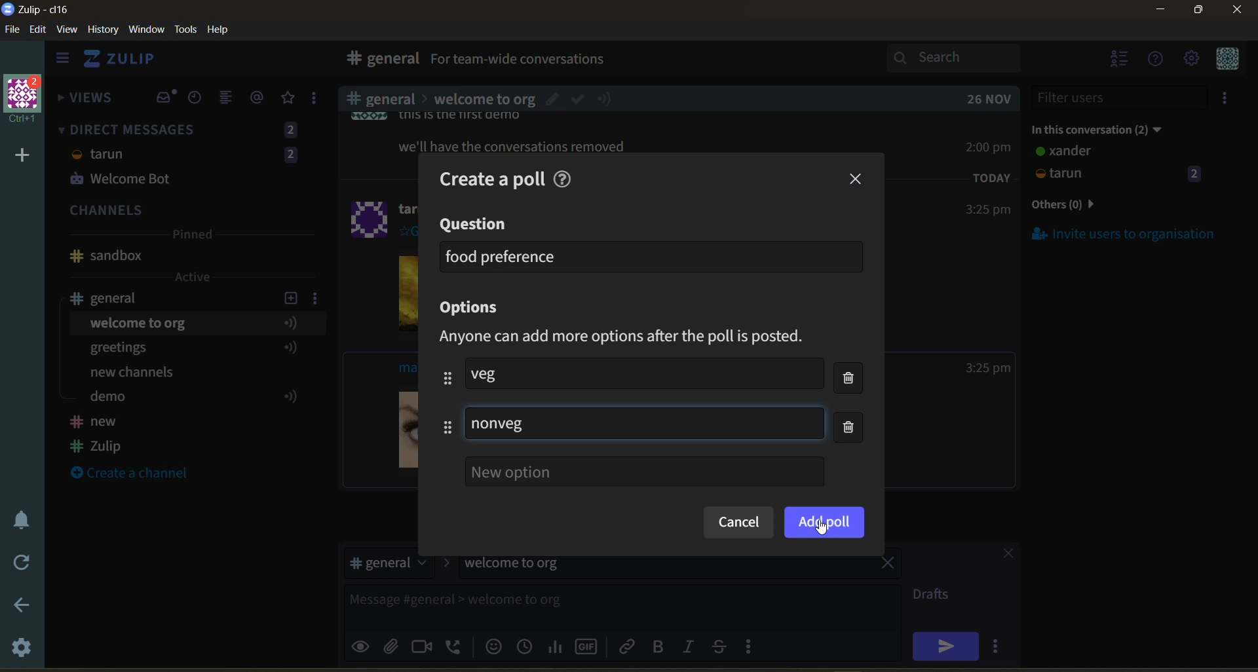  I want to click on pinned, so click(191, 236).